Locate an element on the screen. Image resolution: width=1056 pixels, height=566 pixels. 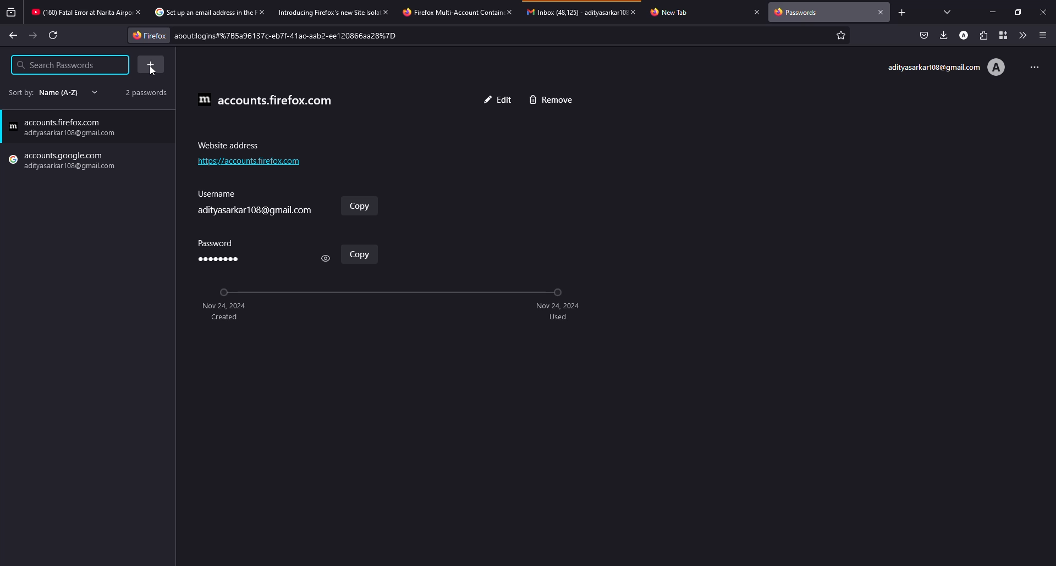
container is located at coordinates (1000, 35).